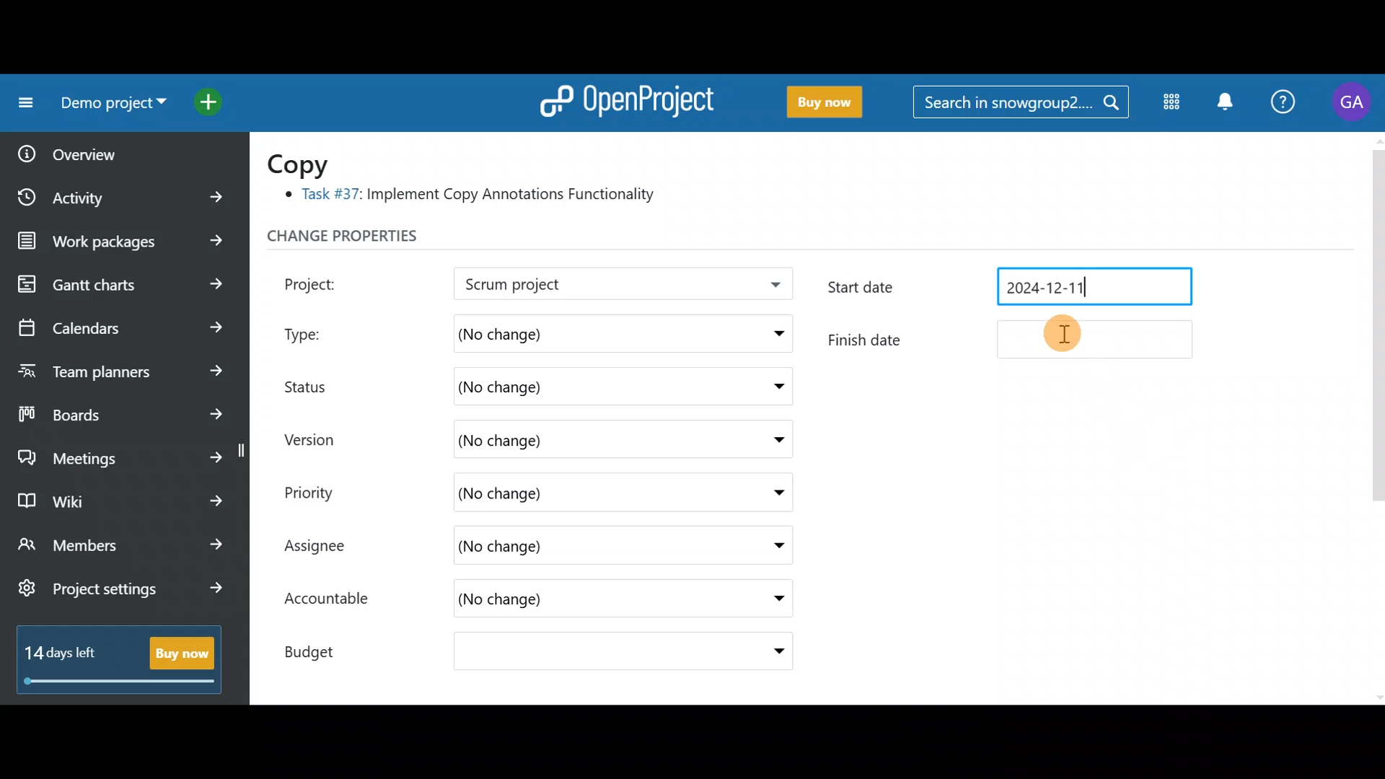 The image size is (1385, 779). What do you see at coordinates (122, 410) in the screenshot?
I see `Boards` at bounding box center [122, 410].